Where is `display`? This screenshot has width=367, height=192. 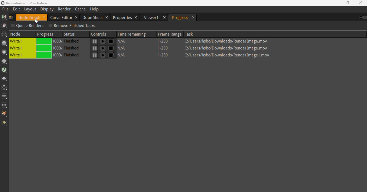 display is located at coordinates (47, 9).